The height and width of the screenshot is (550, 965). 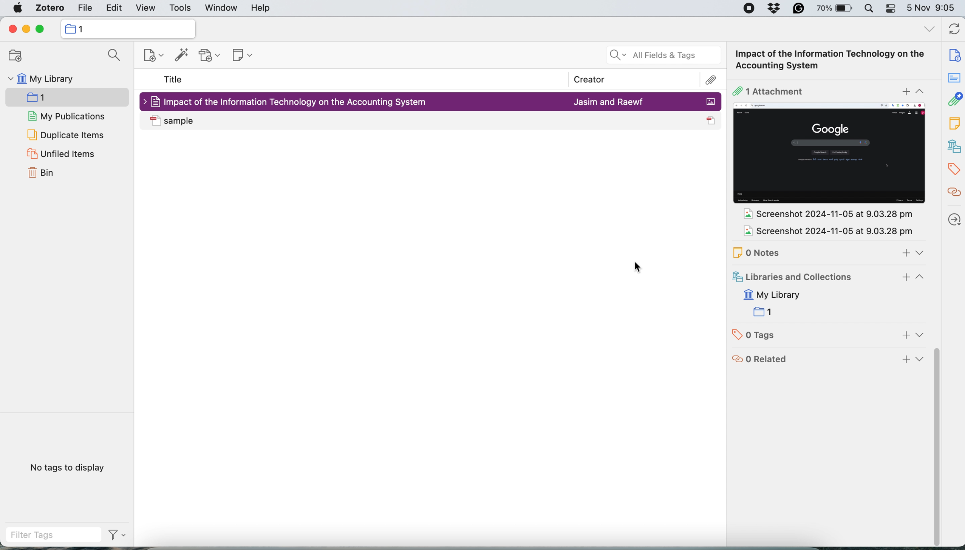 I want to click on my library, so click(x=40, y=80).